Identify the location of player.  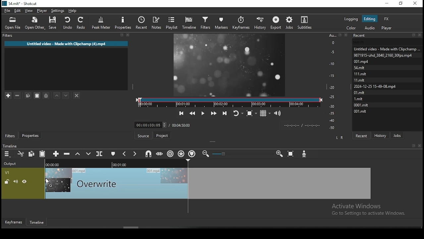
(42, 10).